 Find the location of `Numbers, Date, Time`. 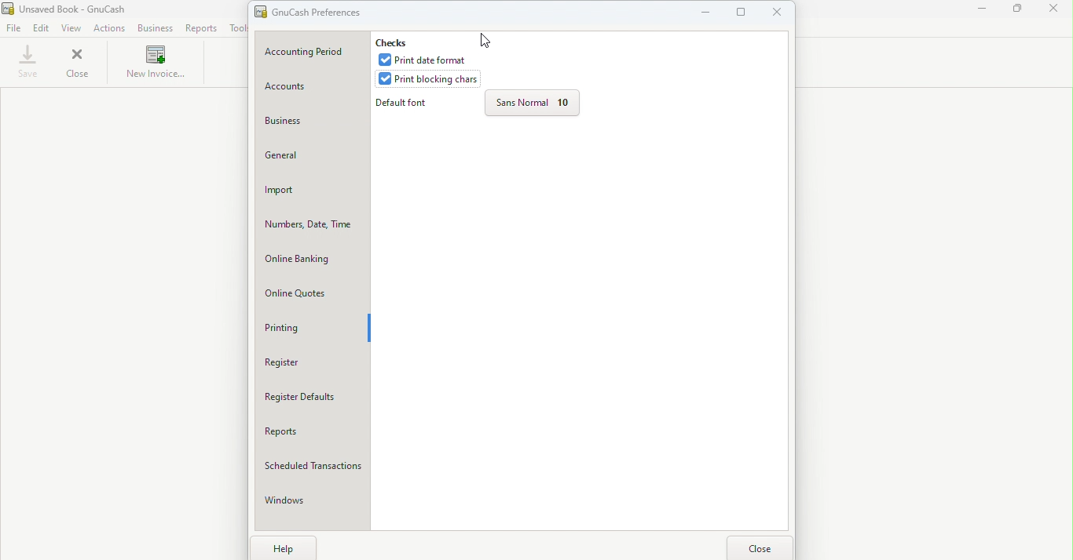

Numbers, Date, Time is located at coordinates (313, 223).